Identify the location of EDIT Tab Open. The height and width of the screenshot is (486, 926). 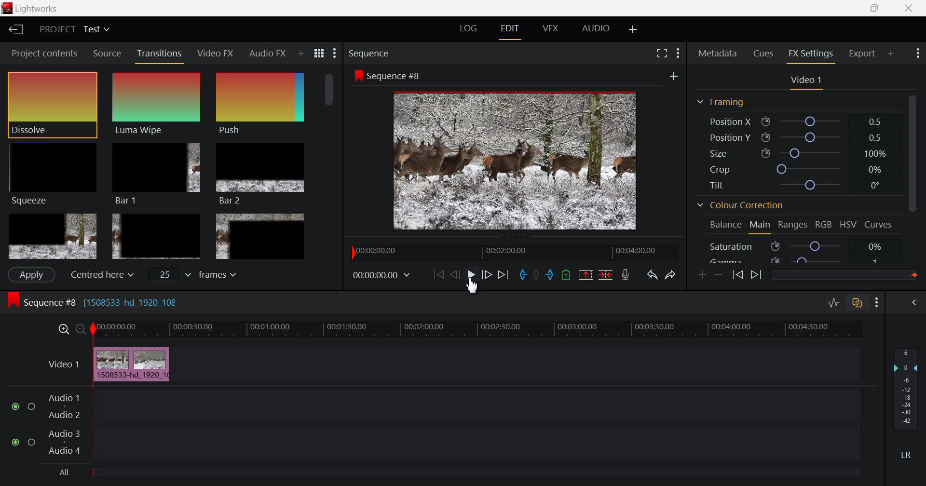
(512, 28).